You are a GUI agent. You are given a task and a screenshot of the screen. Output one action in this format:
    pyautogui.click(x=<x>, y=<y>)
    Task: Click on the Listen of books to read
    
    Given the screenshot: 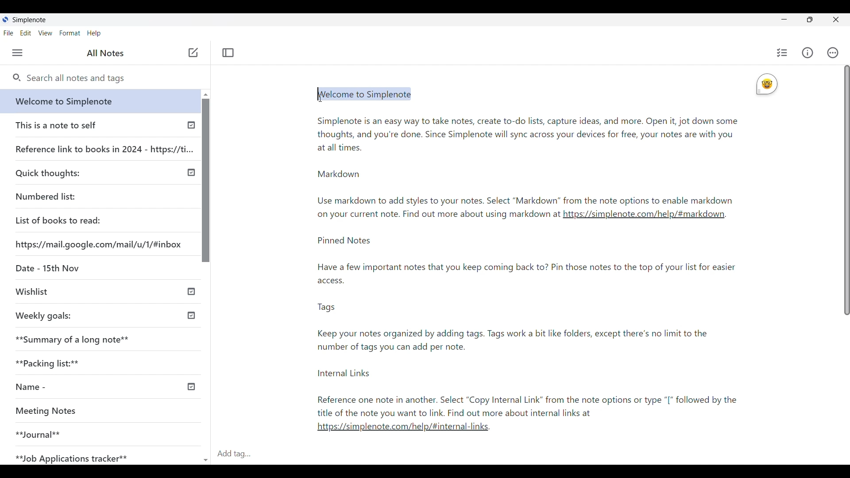 What is the action you would take?
    pyautogui.click(x=58, y=220)
    